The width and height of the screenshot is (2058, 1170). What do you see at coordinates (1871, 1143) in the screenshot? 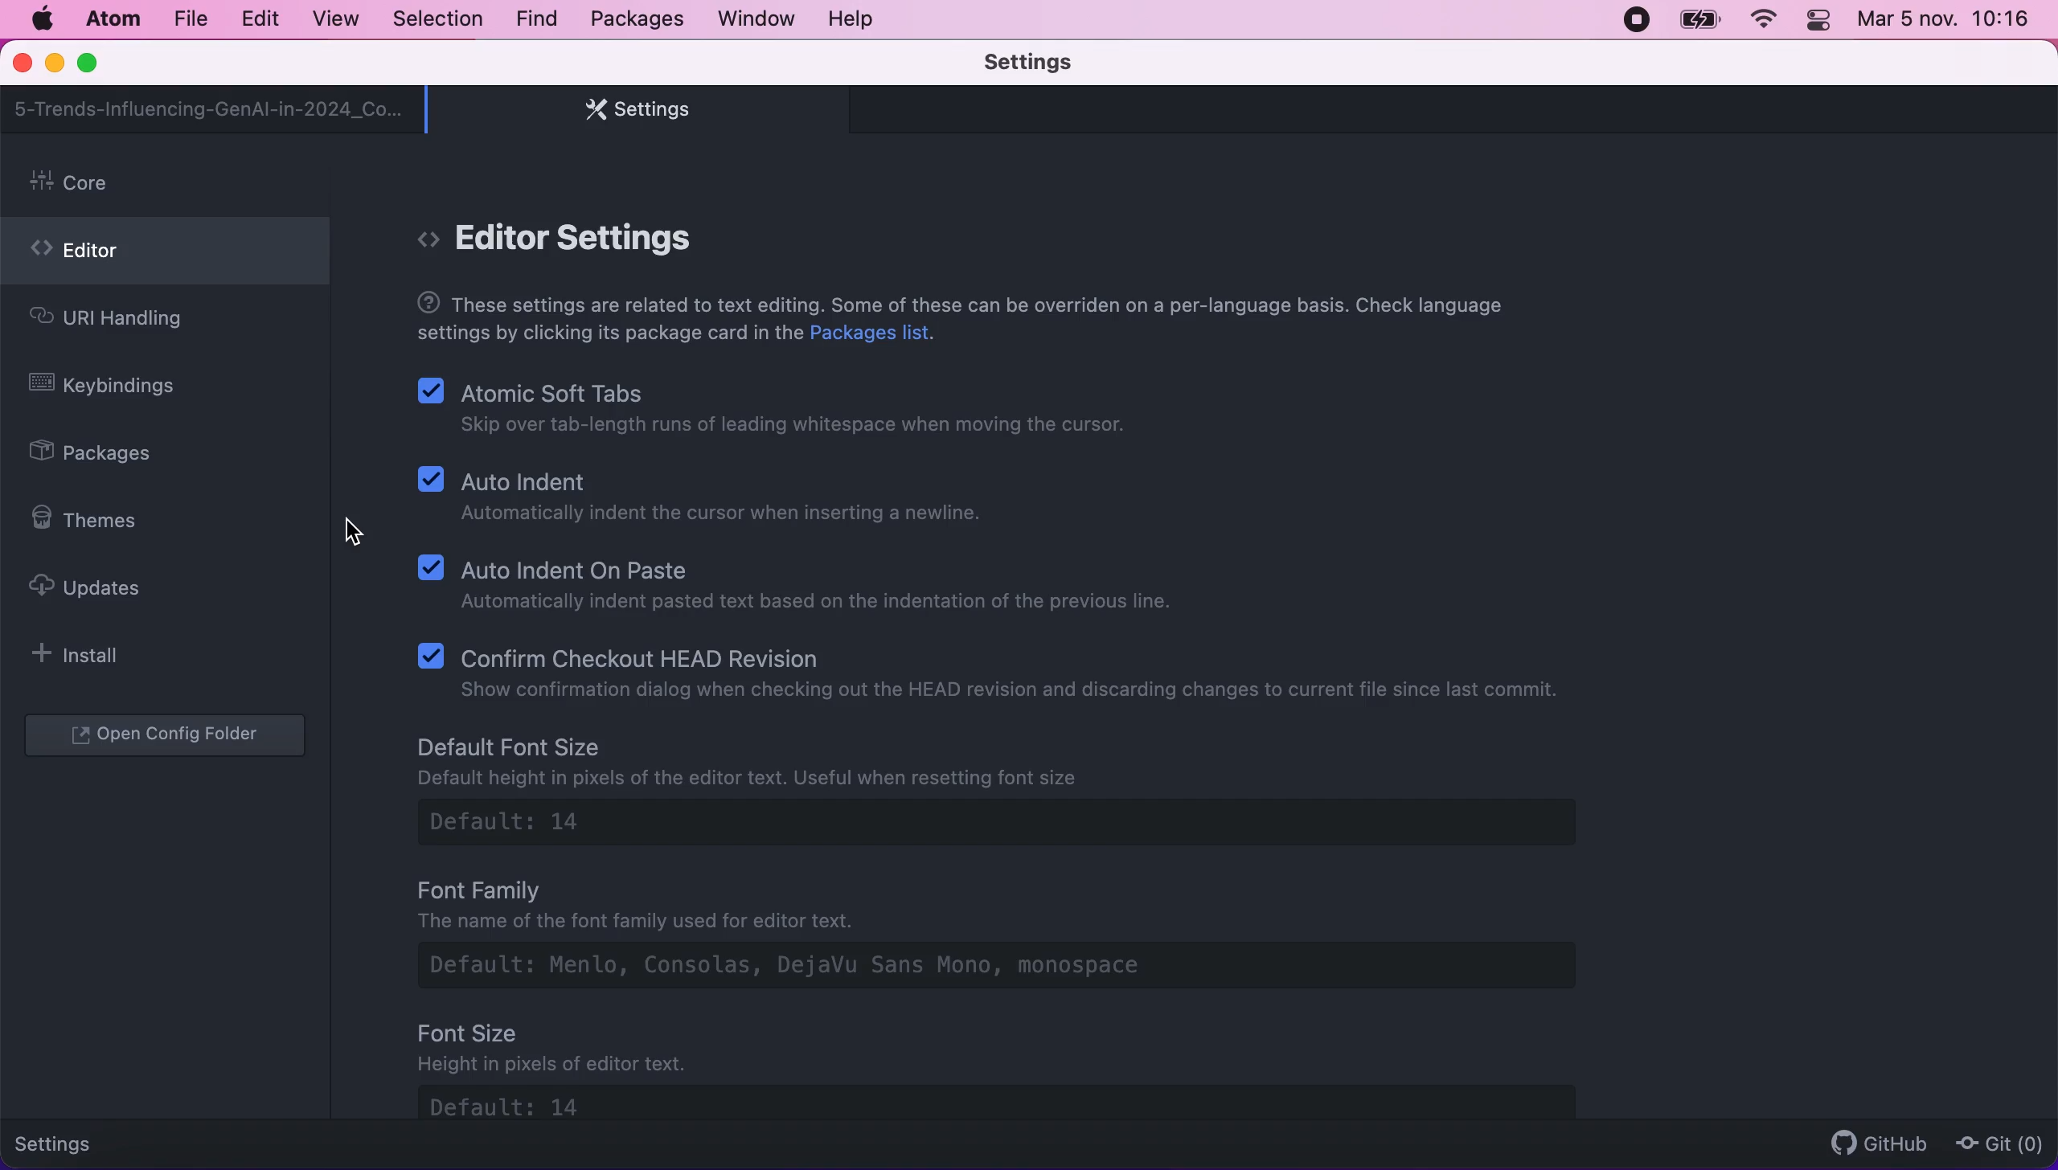
I see `github` at bounding box center [1871, 1143].